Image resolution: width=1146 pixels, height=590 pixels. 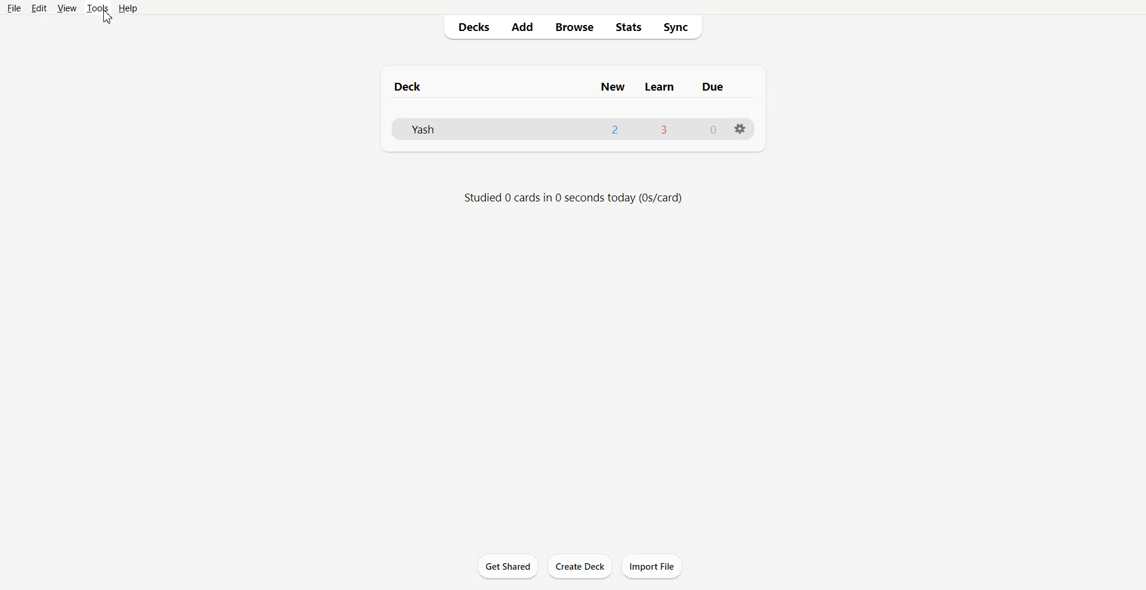 I want to click on 2, so click(x=615, y=129).